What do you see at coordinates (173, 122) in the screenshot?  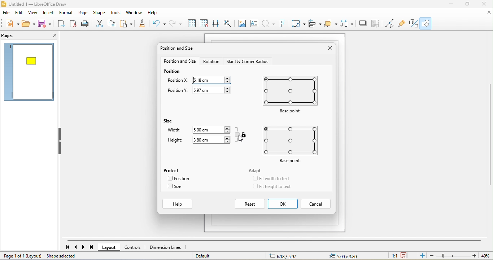 I see `size` at bounding box center [173, 122].